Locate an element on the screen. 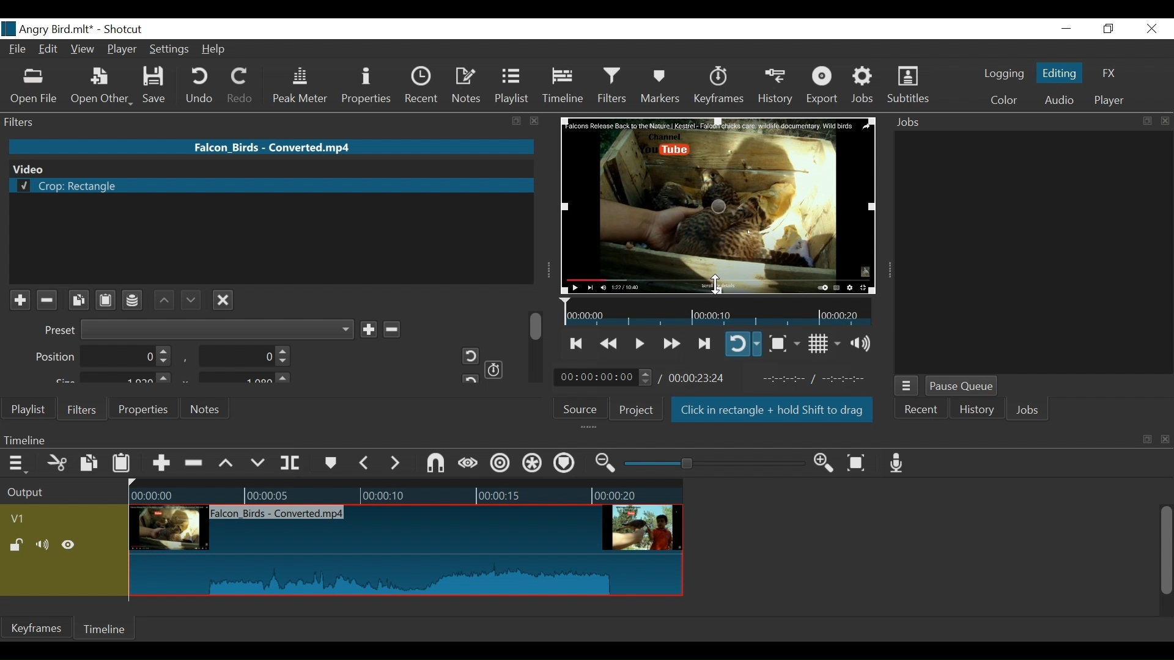 The height and width of the screenshot is (660, 1174). Keyframes is located at coordinates (36, 628).